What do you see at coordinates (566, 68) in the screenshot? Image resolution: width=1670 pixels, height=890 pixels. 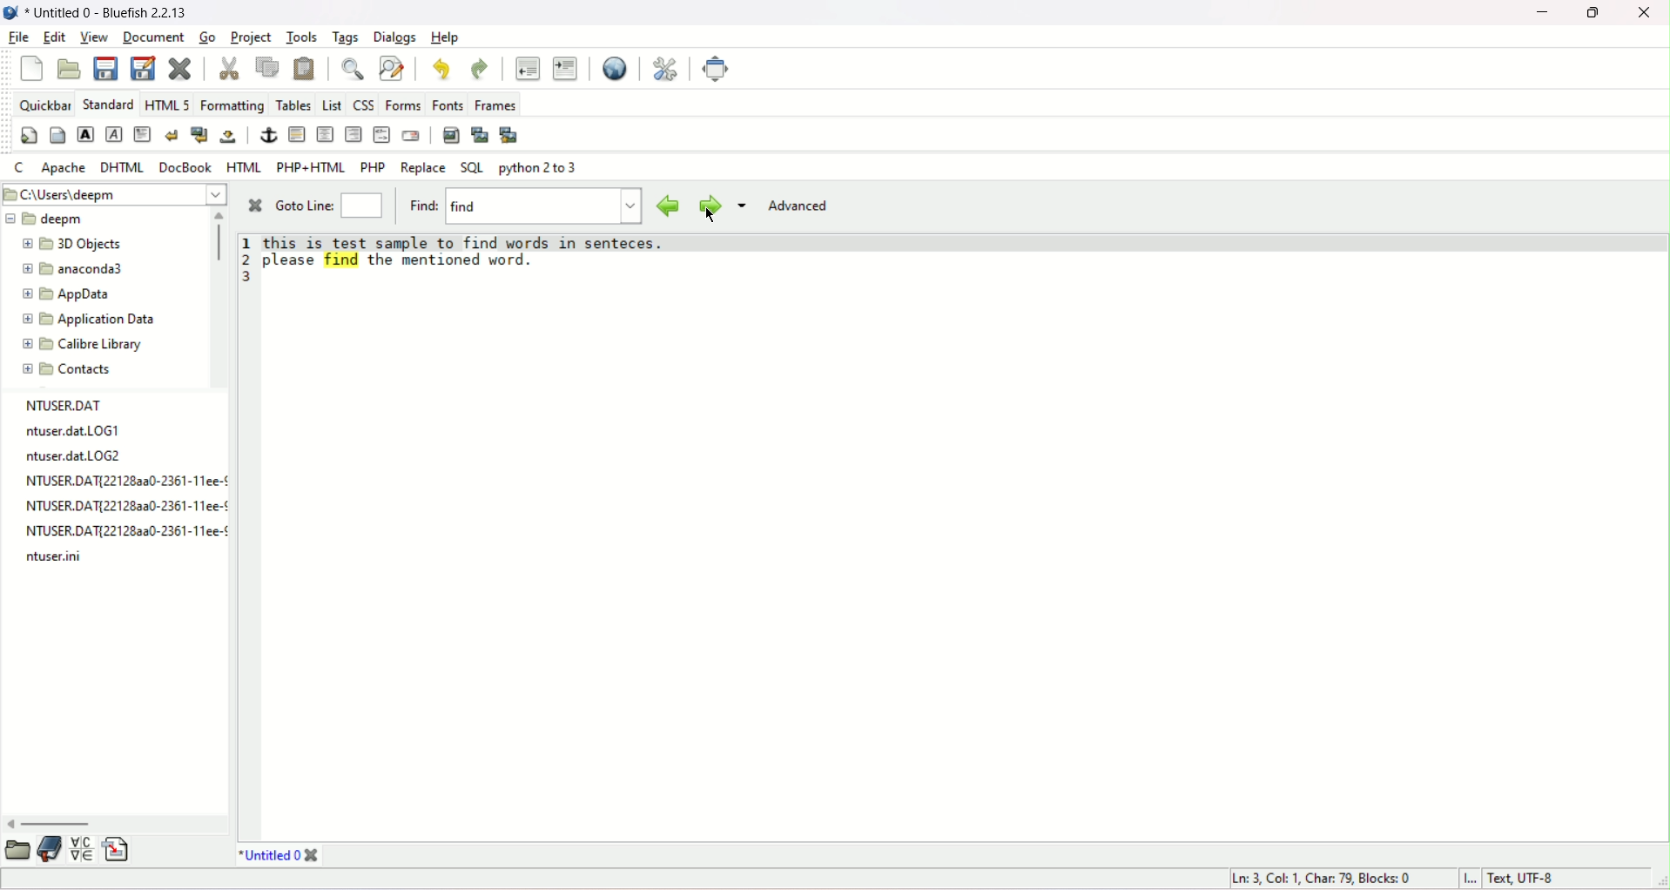 I see `indent` at bounding box center [566, 68].